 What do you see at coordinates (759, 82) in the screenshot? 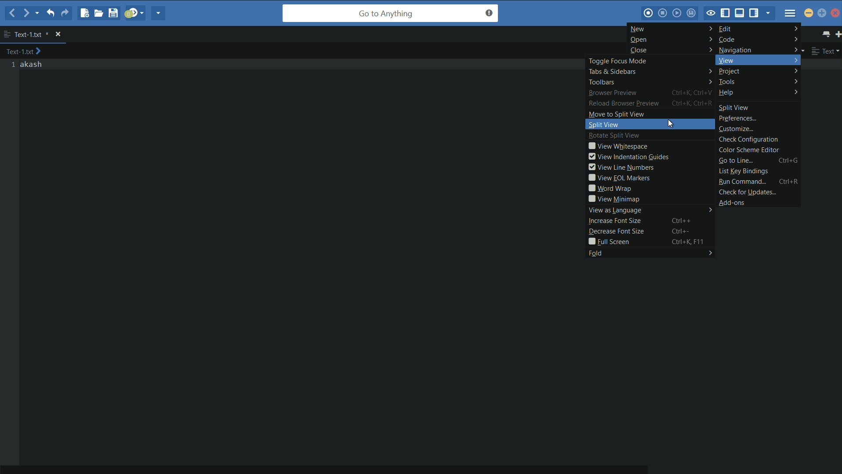
I see `tools` at bounding box center [759, 82].